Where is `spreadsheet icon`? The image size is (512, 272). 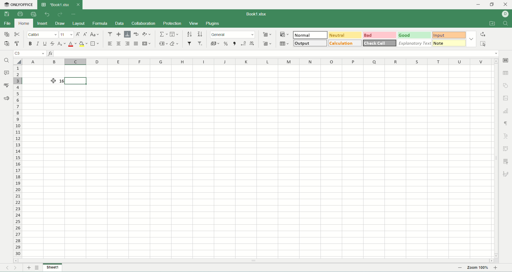
spreadsheet icon is located at coordinates (43, 5).